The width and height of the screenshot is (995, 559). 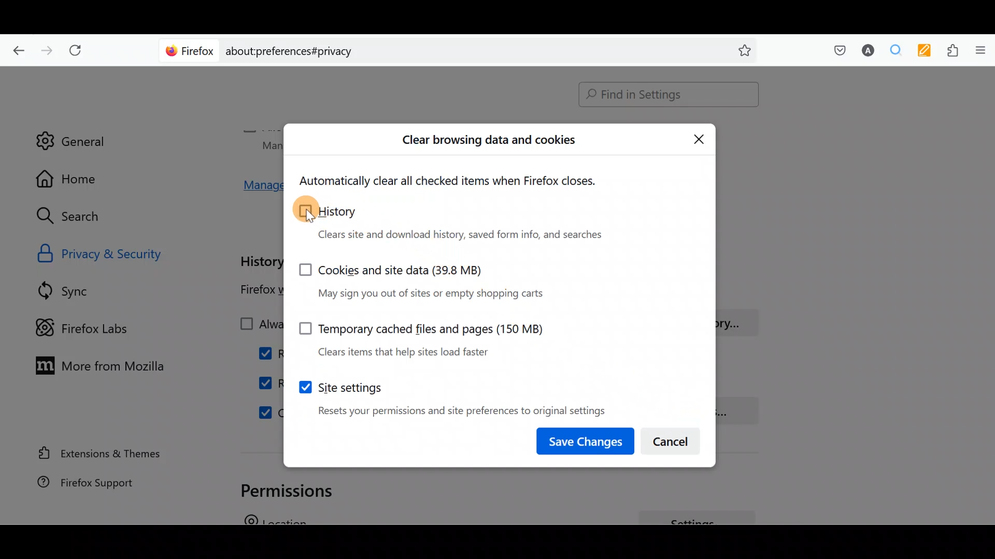 What do you see at coordinates (415, 336) in the screenshot?
I see `Temporary cached files and pages` at bounding box center [415, 336].